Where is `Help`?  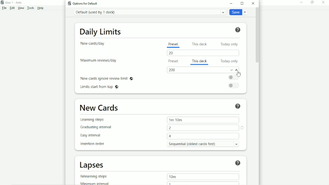 Help is located at coordinates (238, 106).